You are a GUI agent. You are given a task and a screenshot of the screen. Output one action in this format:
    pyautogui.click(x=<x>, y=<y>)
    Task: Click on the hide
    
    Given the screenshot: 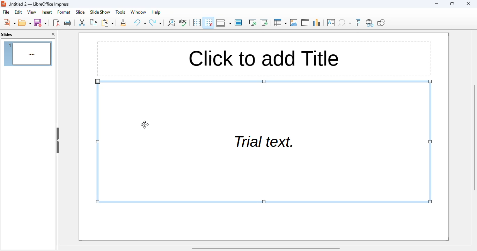 What is the action you would take?
    pyautogui.click(x=58, y=140)
    